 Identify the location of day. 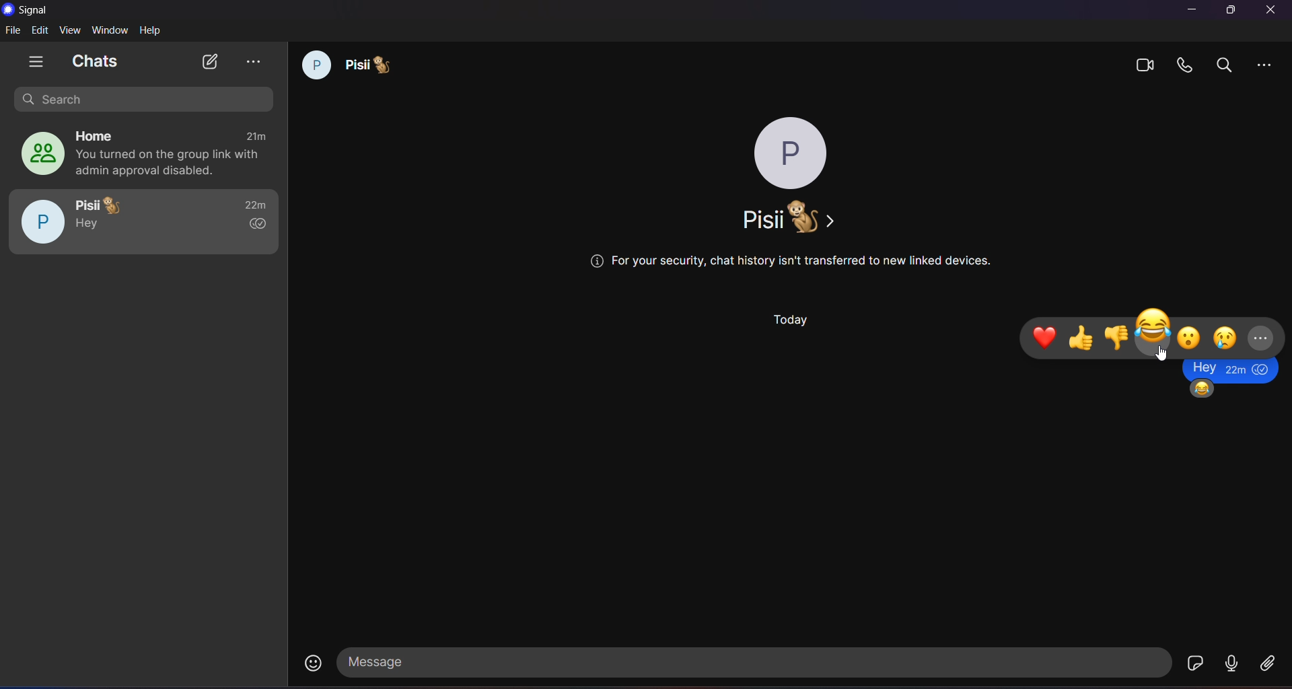
(793, 318).